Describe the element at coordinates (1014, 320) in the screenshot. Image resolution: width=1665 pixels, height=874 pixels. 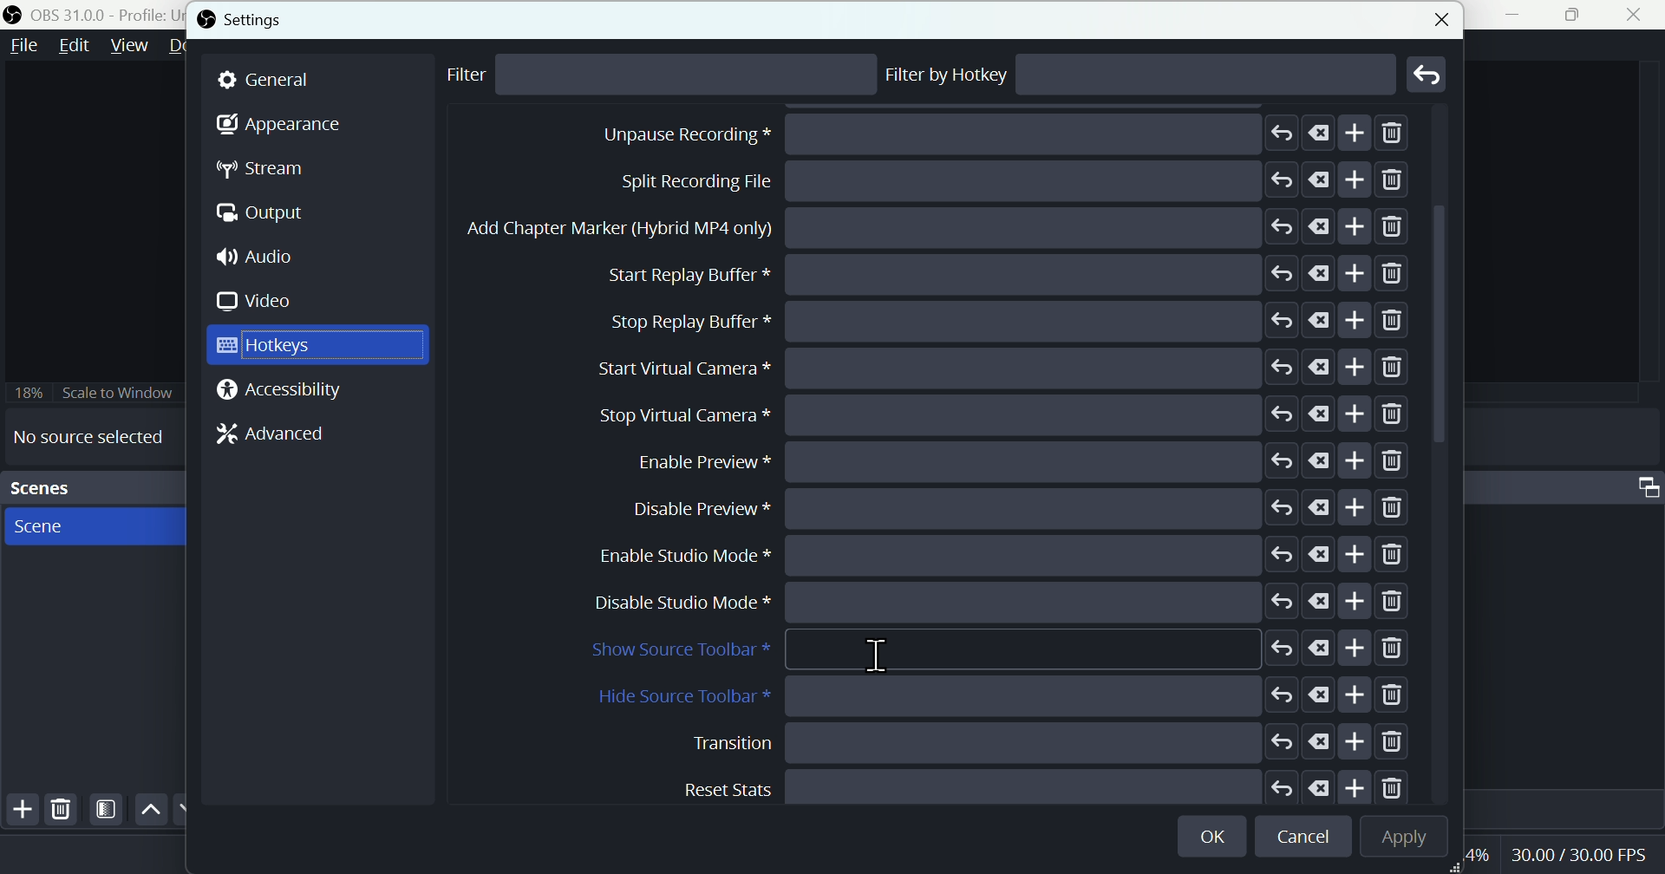
I see `Unpause recording` at that location.